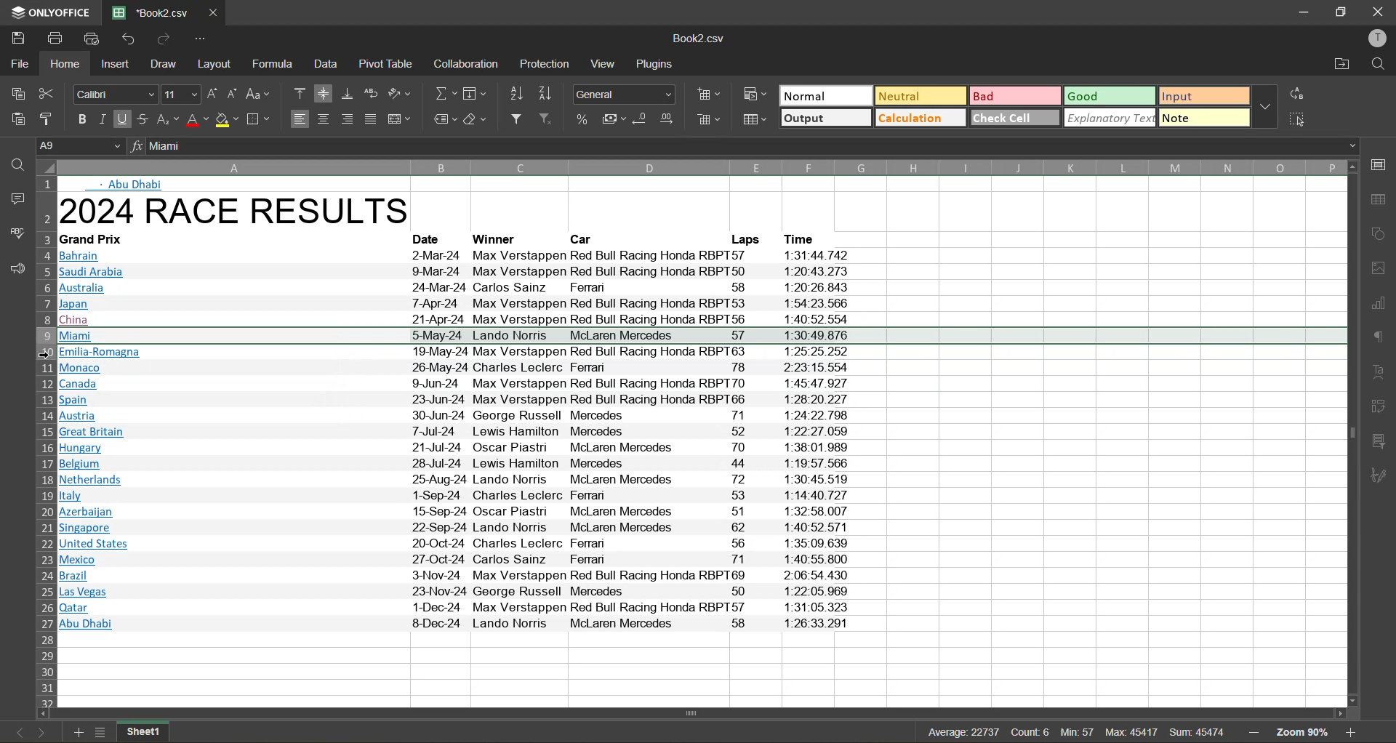 This screenshot has height=743, width=1396. I want to click on draw, so click(164, 64).